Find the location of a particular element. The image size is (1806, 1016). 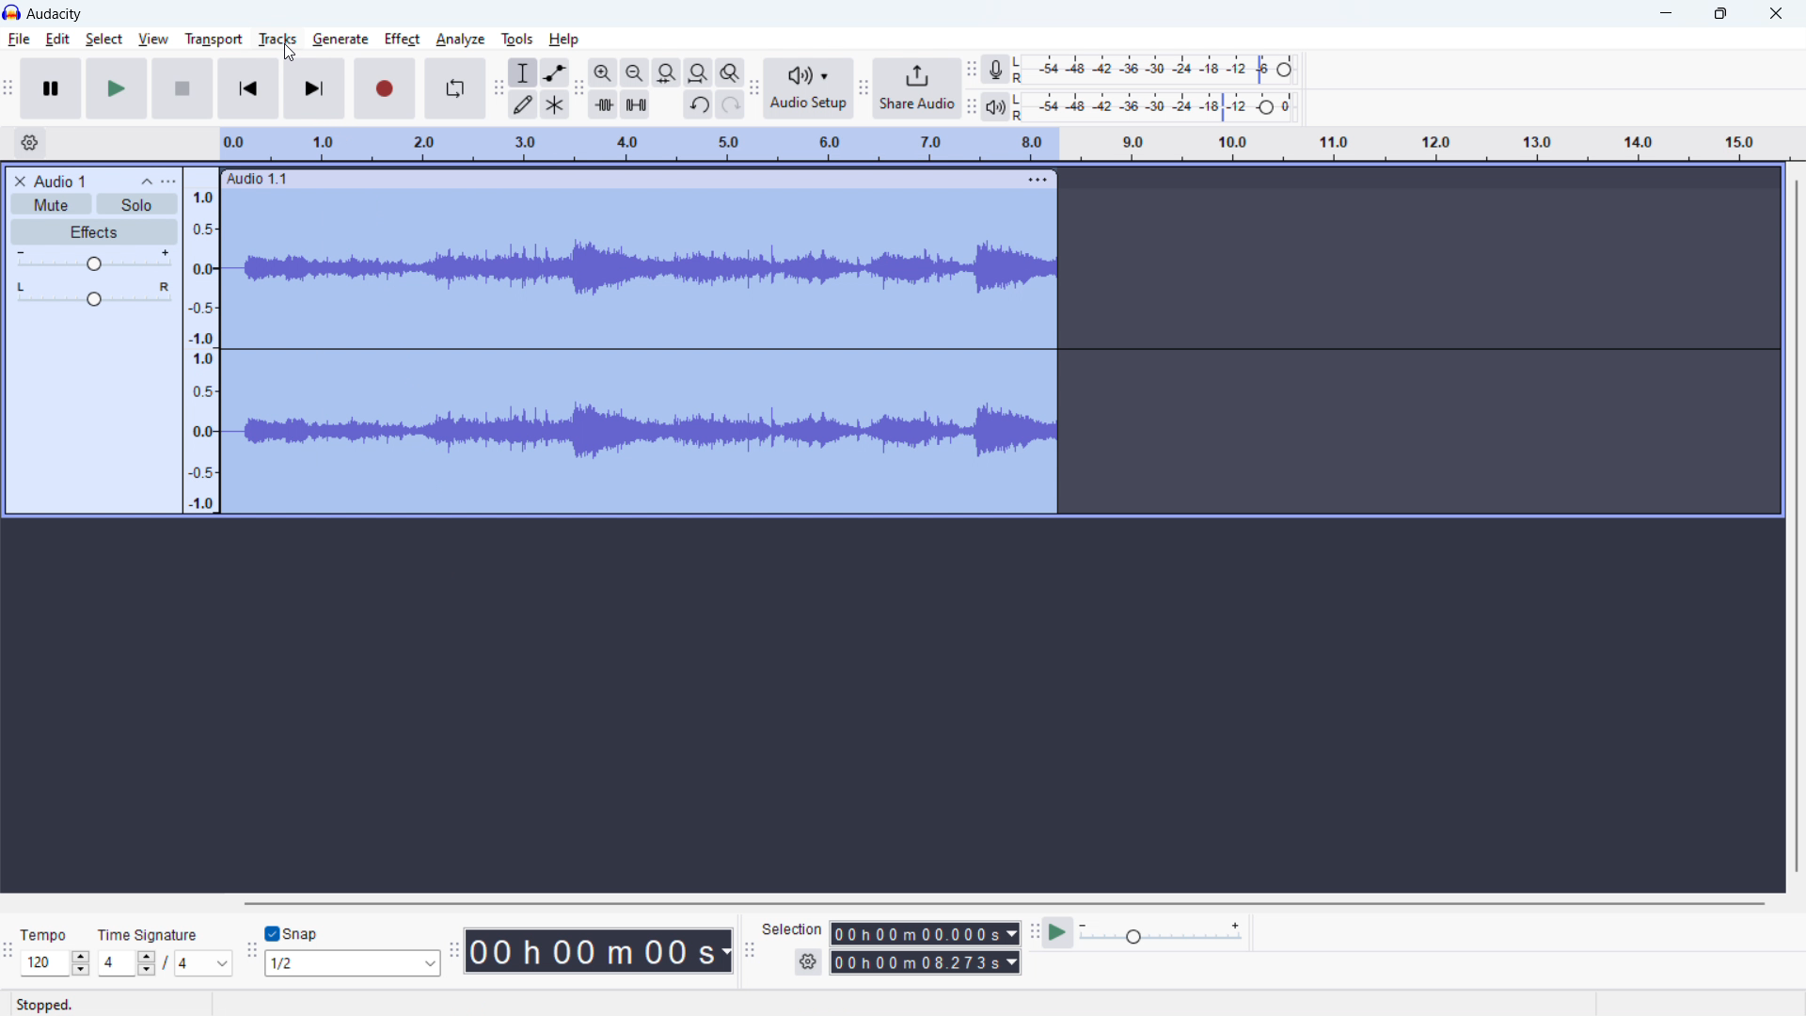

vertical scrollbar is located at coordinates (1798, 527).